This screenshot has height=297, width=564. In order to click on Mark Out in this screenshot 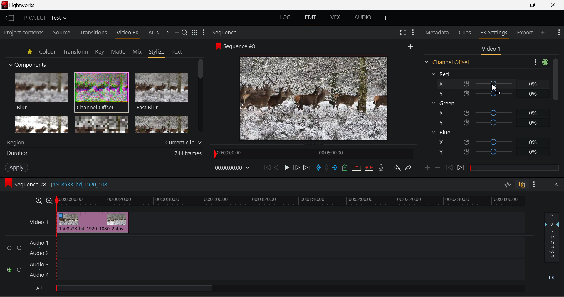, I will do `click(334, 168)`.